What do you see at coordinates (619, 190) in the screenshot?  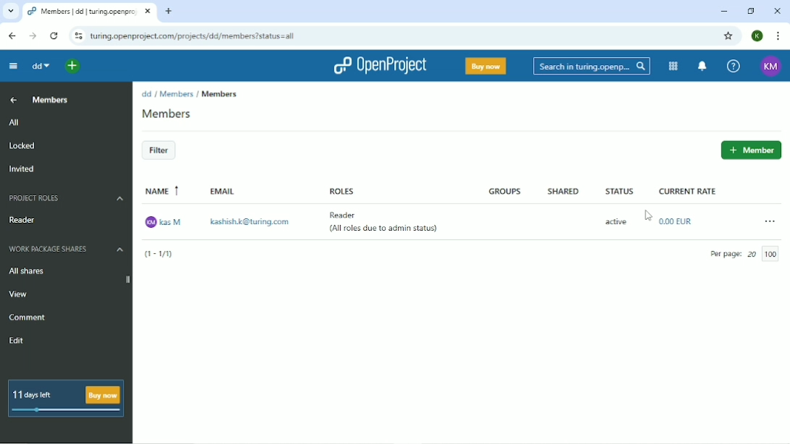 I see `Status` at bounding box center [619, 190].